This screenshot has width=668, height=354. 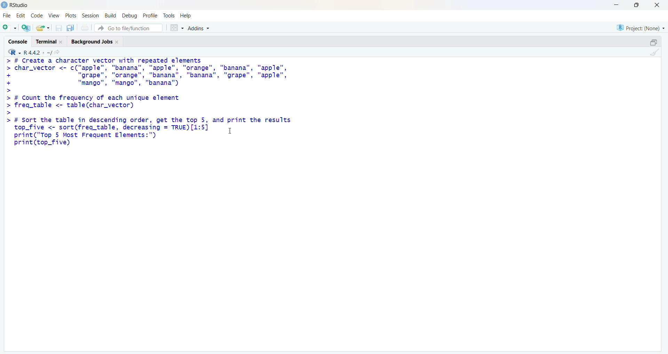 What do you see at coordinates (37, 16) in the screenshot?
I see `Code` at bounding box center [37, 16].